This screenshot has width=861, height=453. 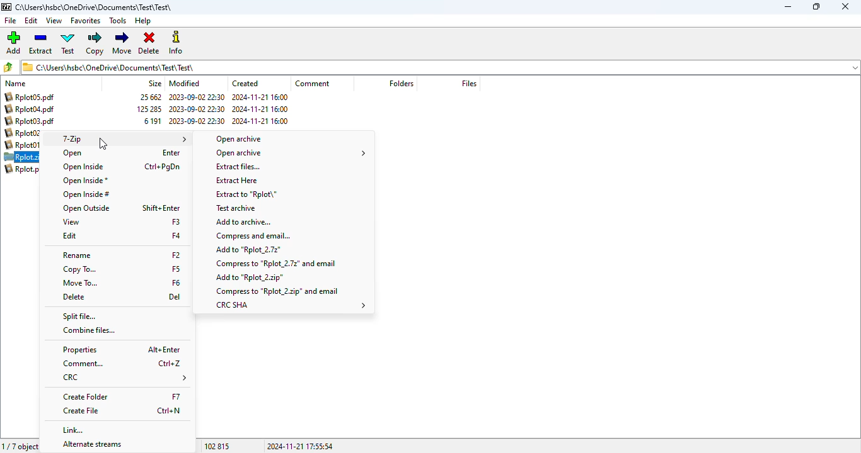 What do you see at coordinates (103, 144) in the screenshot?
I see `cursor` at bounding box center [103, 144].